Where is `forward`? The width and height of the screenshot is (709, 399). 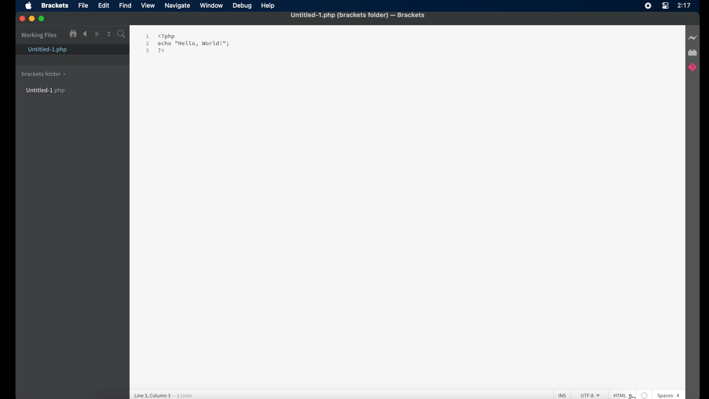
forward is located at coordinates (96, 34).